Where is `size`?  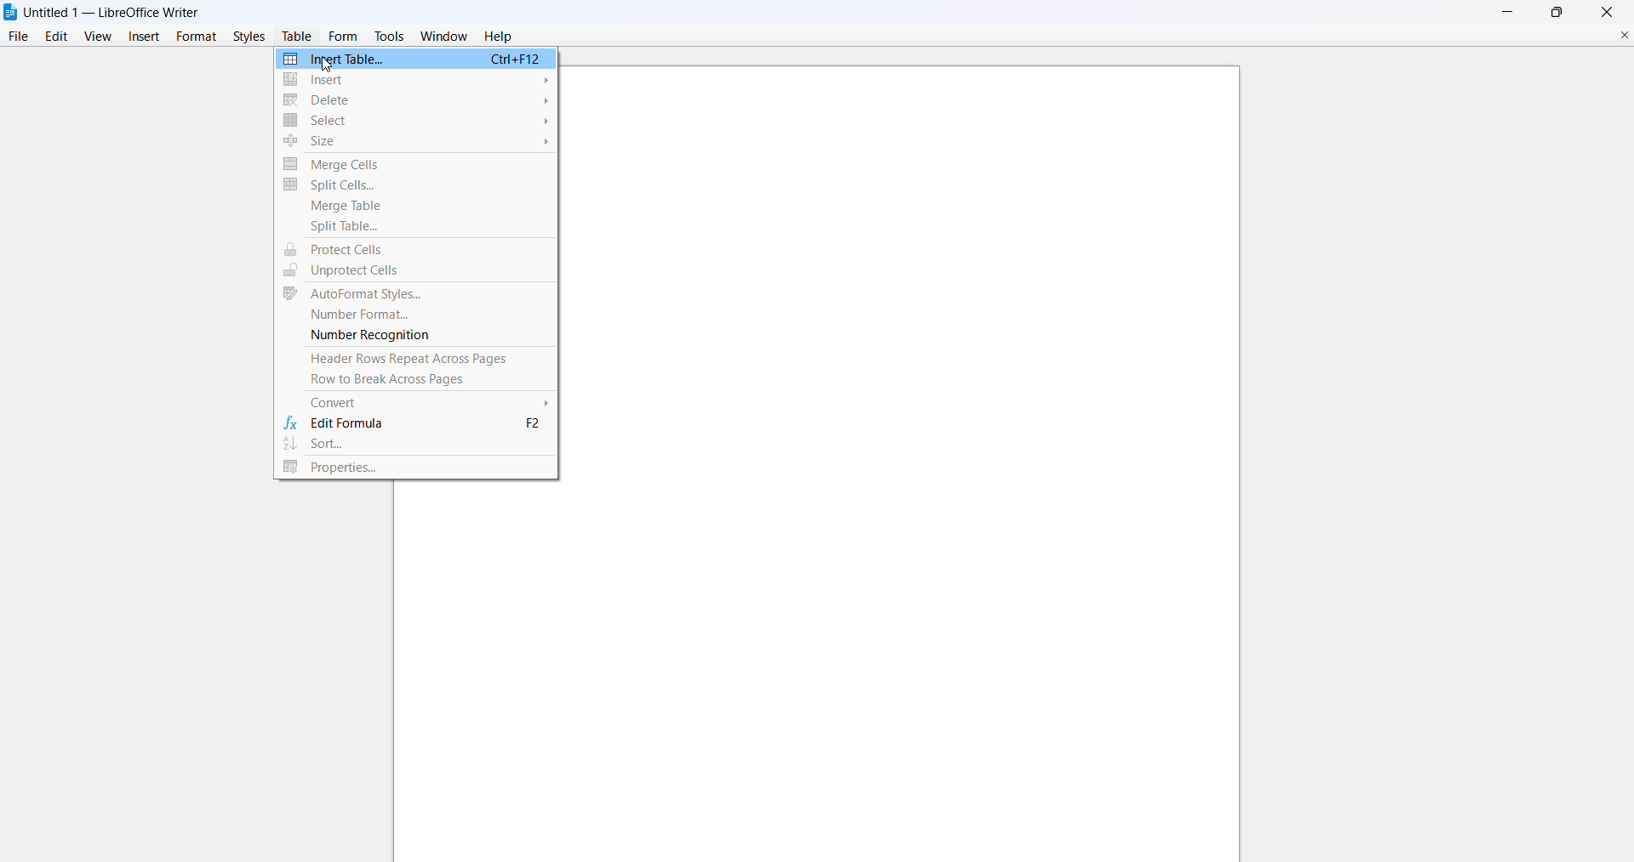 size is located at coordinates (417, 142).